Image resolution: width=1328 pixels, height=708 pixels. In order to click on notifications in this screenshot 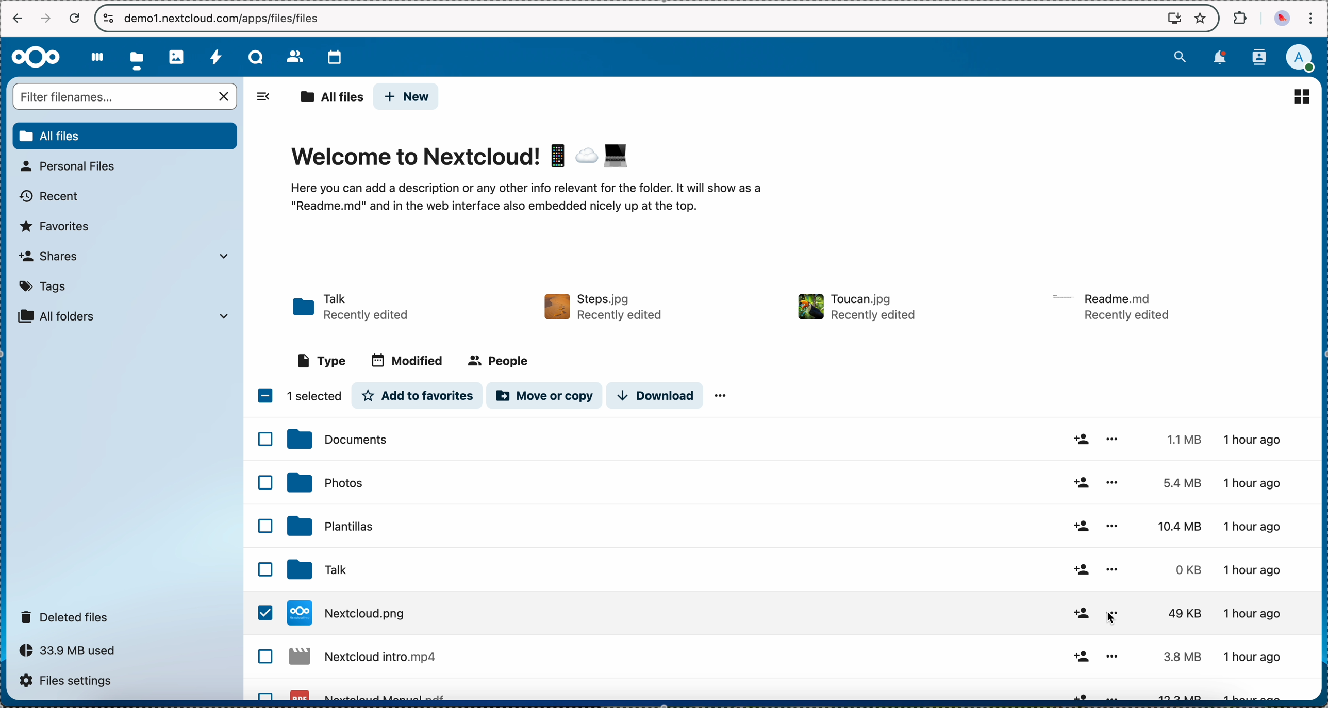, I will do `click(1222, 58)`.